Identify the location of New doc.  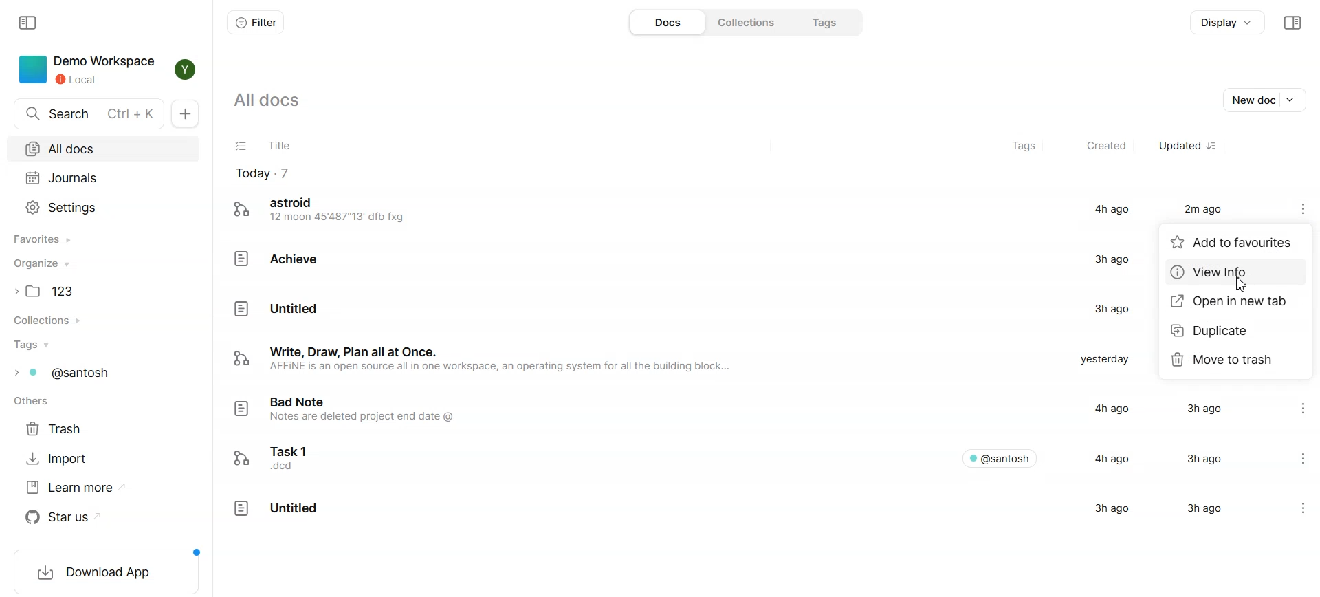
(186, 113).